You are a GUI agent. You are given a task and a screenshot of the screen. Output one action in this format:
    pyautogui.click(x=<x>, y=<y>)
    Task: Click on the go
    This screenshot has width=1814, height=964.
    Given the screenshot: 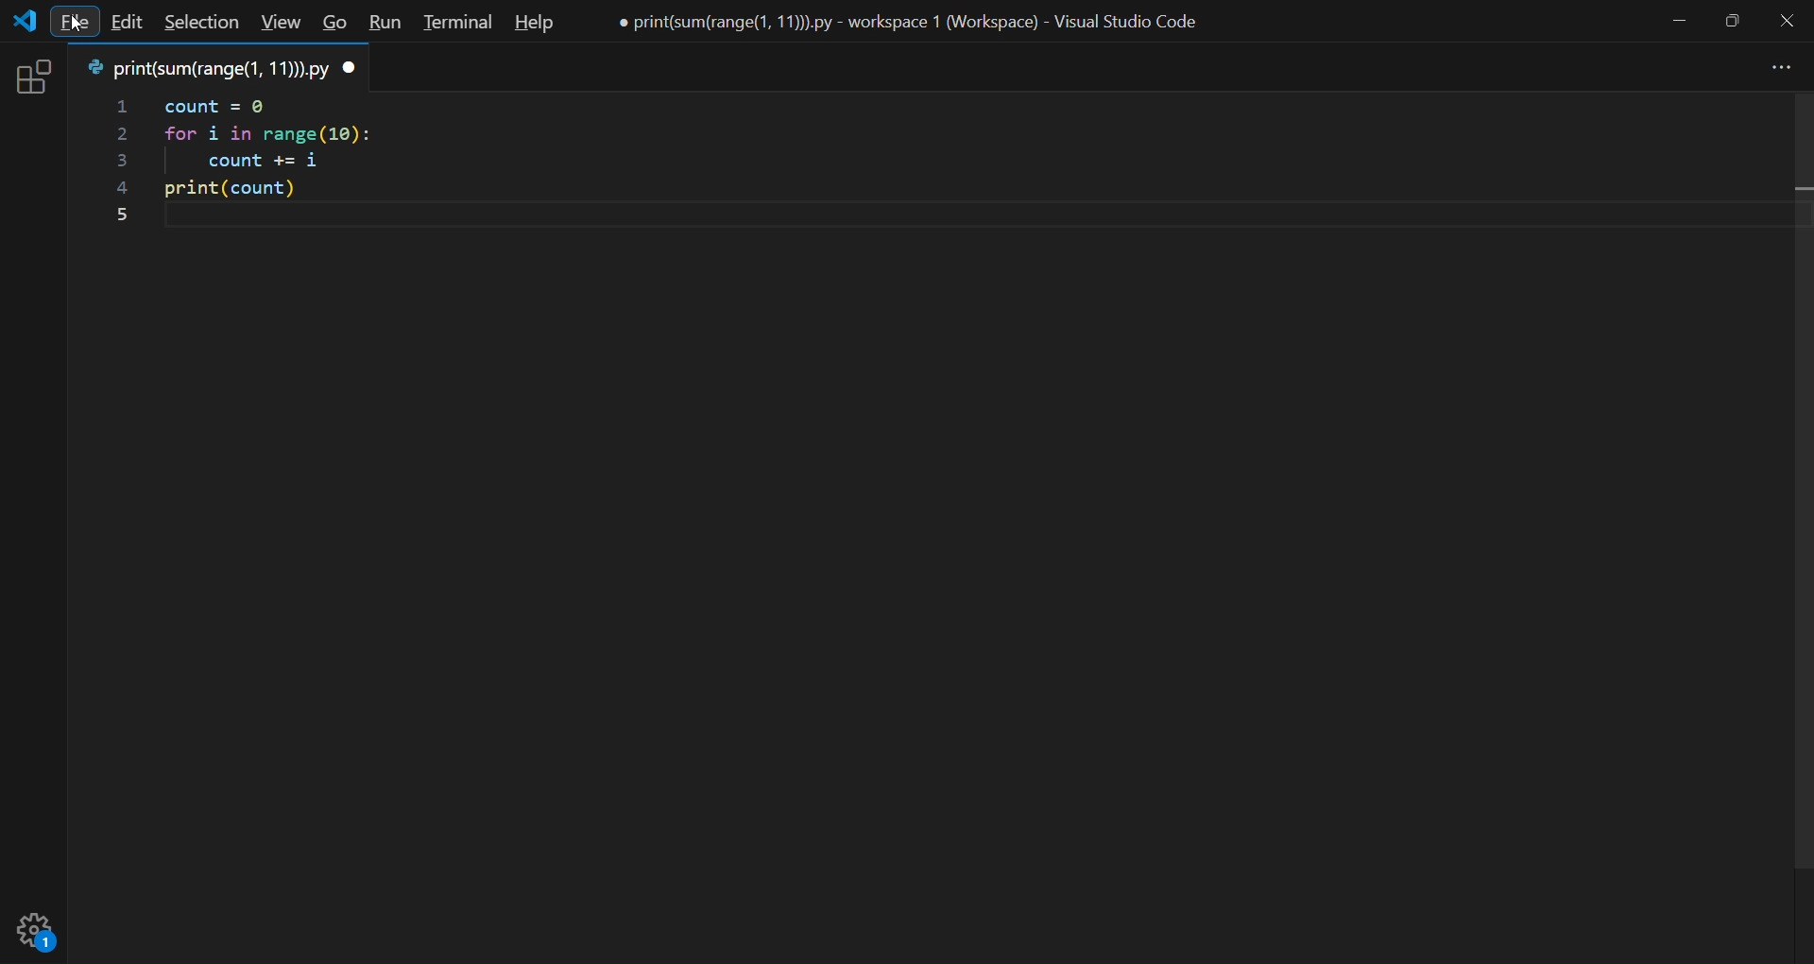 What is the action you would take?
    pyautogui.click(x=334, y=25)
    